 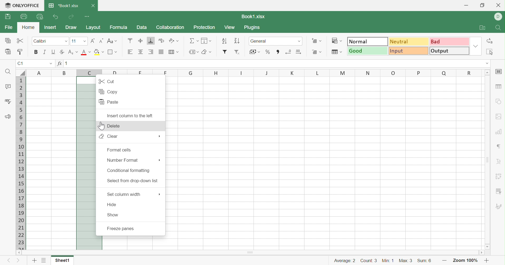 I want to click on Insert cells, so click(x=313, y=40).